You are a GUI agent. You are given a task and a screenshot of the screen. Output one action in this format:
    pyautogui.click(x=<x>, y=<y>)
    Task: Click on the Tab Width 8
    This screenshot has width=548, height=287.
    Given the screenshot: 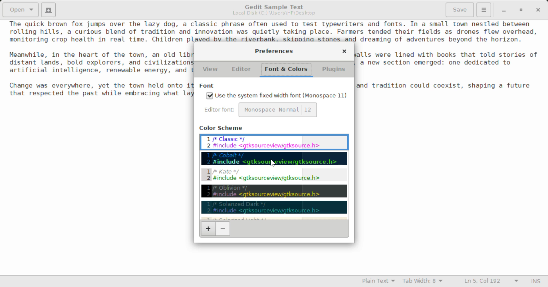 What is the action you would take?
    pyautogui.click(x=422, y=282)
    